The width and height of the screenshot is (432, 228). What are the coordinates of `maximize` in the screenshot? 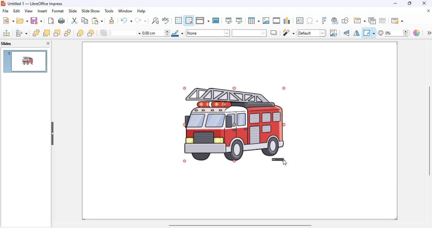 It's located at (409, 3).